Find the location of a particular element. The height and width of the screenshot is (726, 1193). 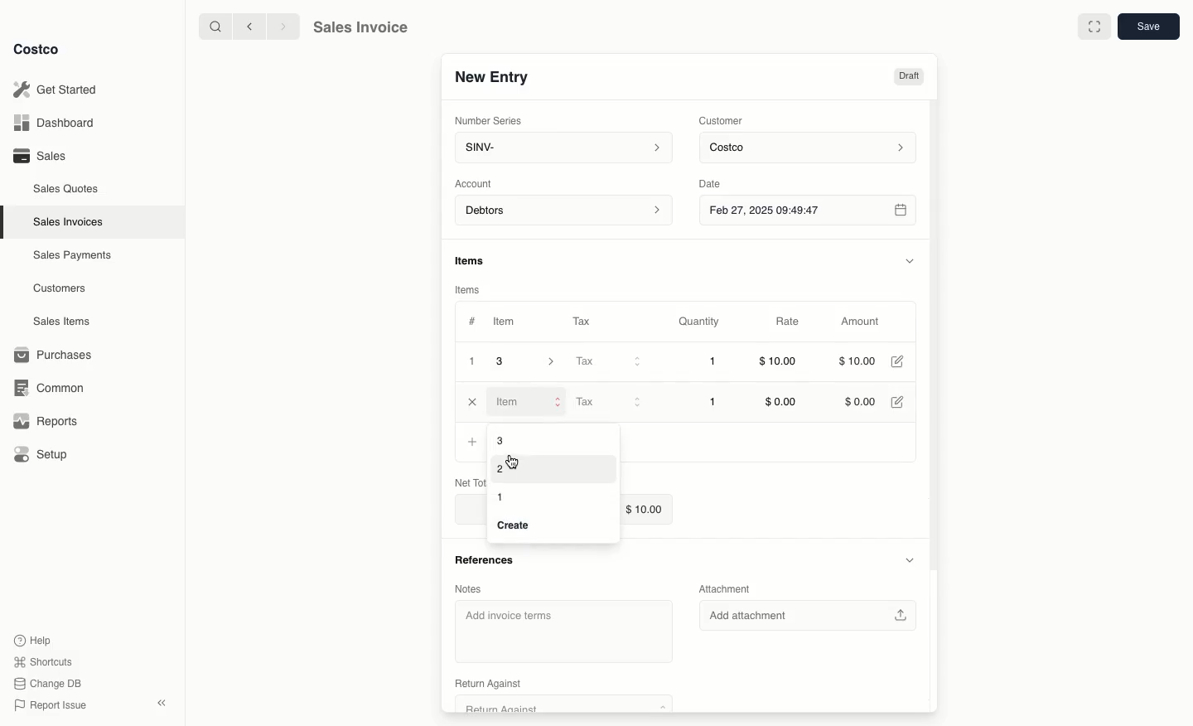

Tax is located at coordinates (586, 321).